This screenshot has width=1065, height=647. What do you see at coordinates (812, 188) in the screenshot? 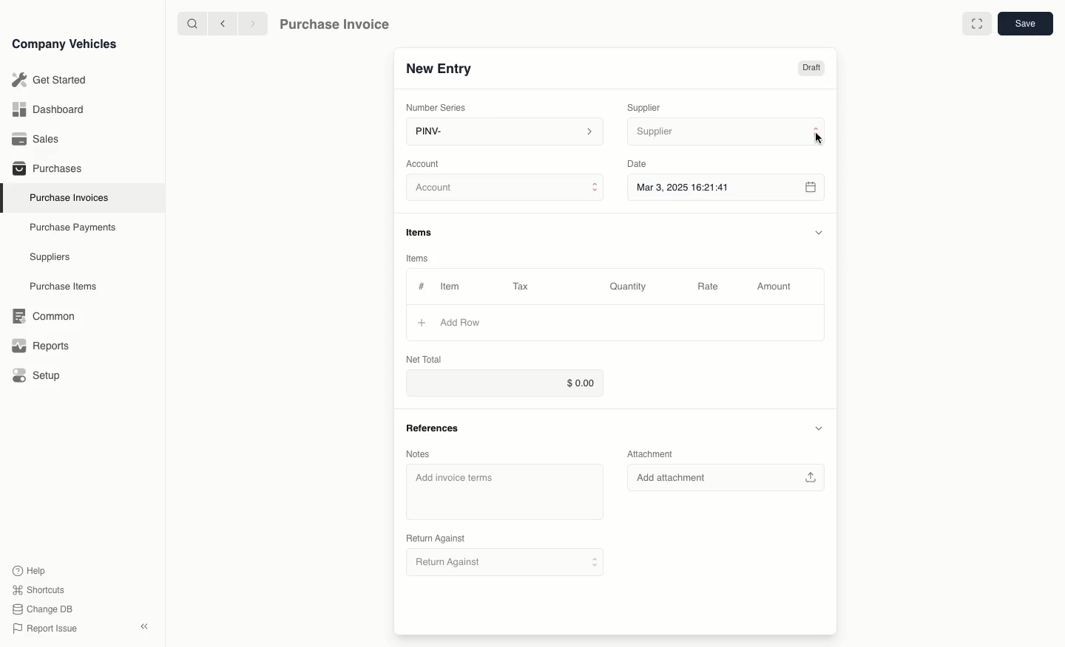
I see `calender` at bounding box center [812, 188].